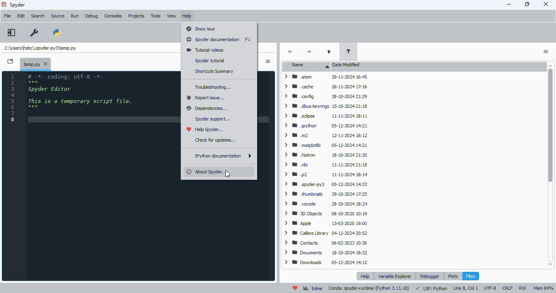 The width and height of the screenshot is (556, 293). I want to click on > ®8 Documents 18-10-2024 18:32, so click(326, 252).